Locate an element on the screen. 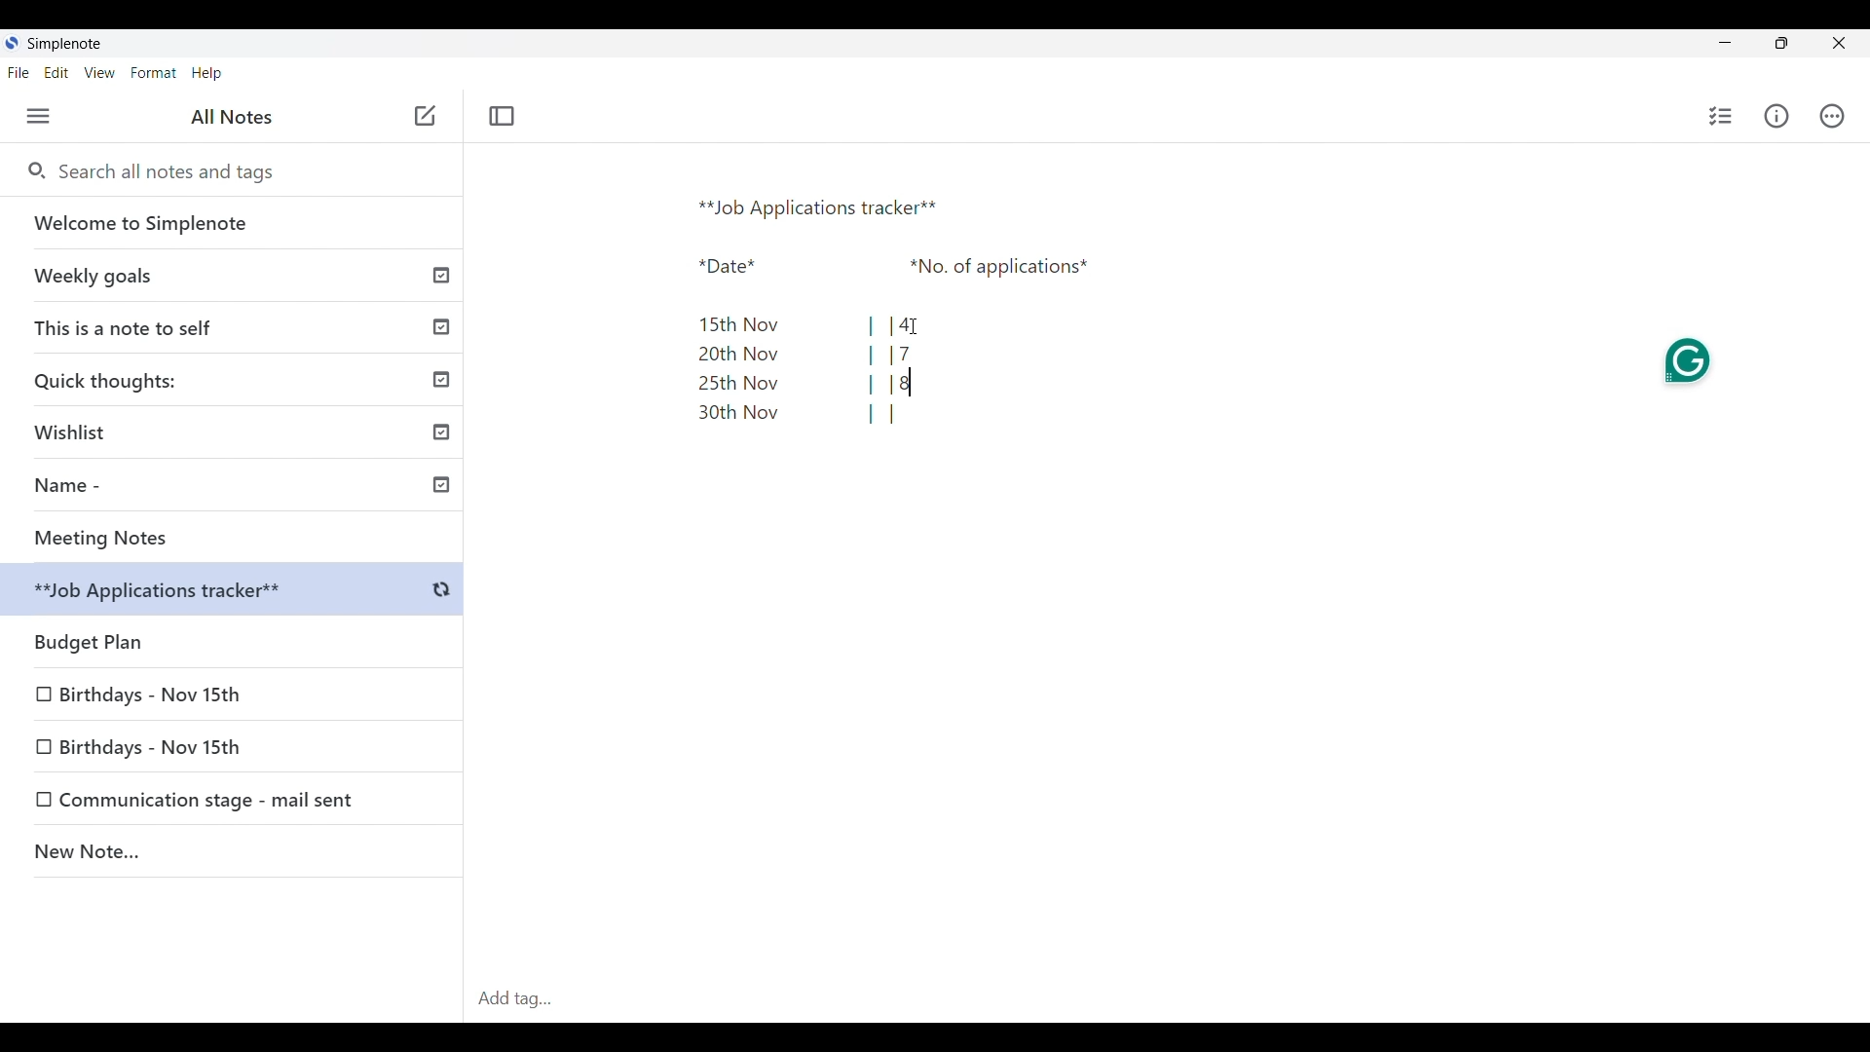  Meeting Notes is located at coordinates (239, 538).